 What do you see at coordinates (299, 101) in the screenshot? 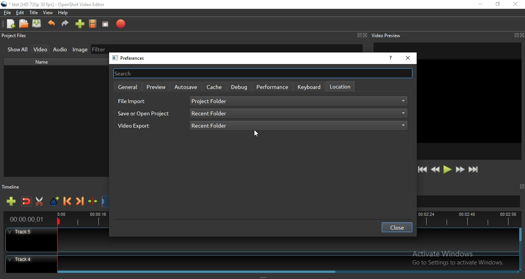
I see `project folder` at bounding box center [299, 101].